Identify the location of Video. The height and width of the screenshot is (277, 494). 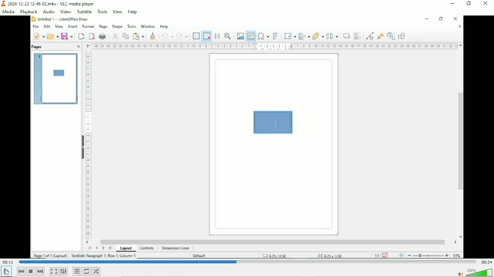
(66, 11).